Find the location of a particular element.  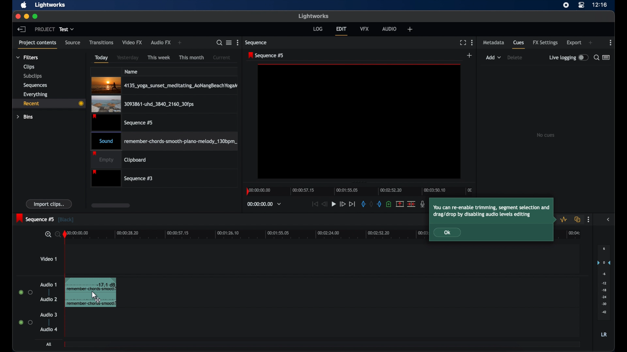

video 1 is located at coordinates (48, 259).